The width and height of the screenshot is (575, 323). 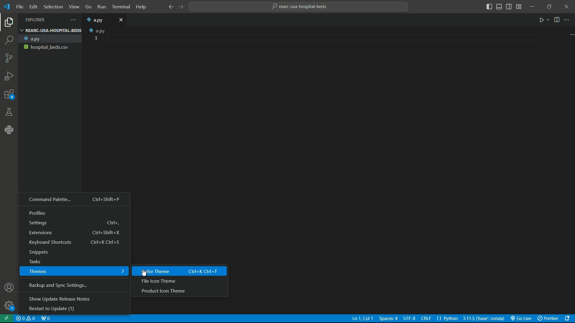 What do you see at coordinates (9, 96) in the screenshot?
I see `extensions` at bounding box center [9, 96].